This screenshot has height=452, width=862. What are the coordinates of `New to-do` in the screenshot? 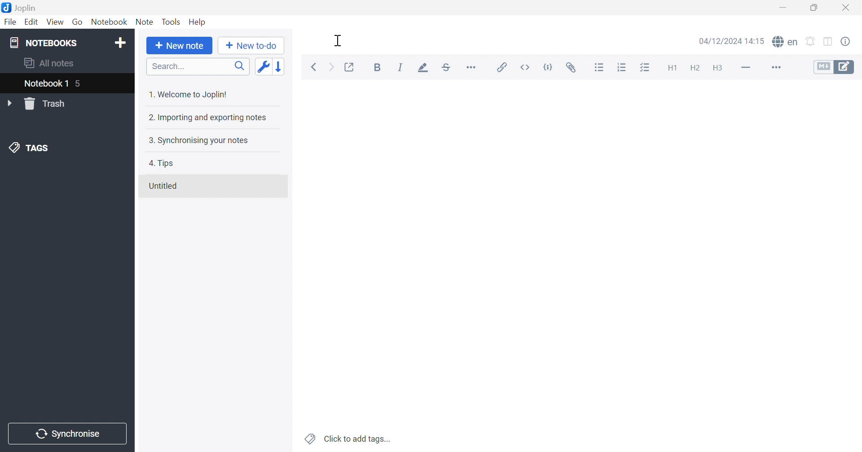 It's located at (251, 46).